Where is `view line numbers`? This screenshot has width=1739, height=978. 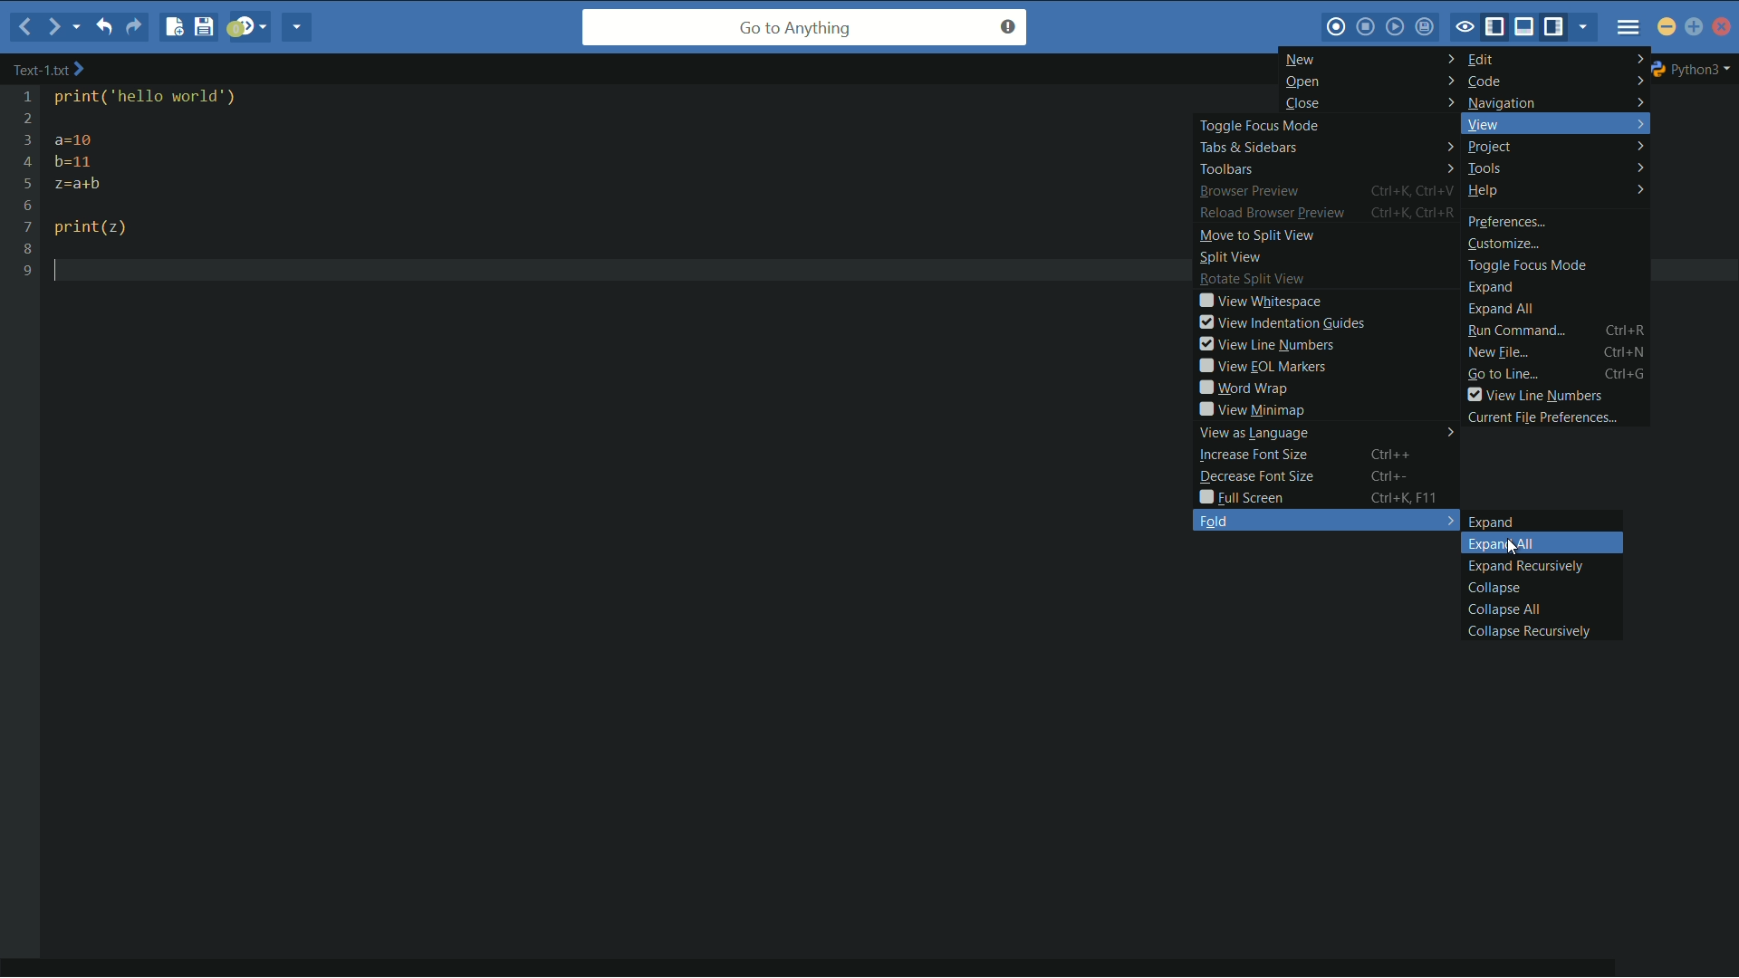
view line numbers is located at coordinates (1265, 344).